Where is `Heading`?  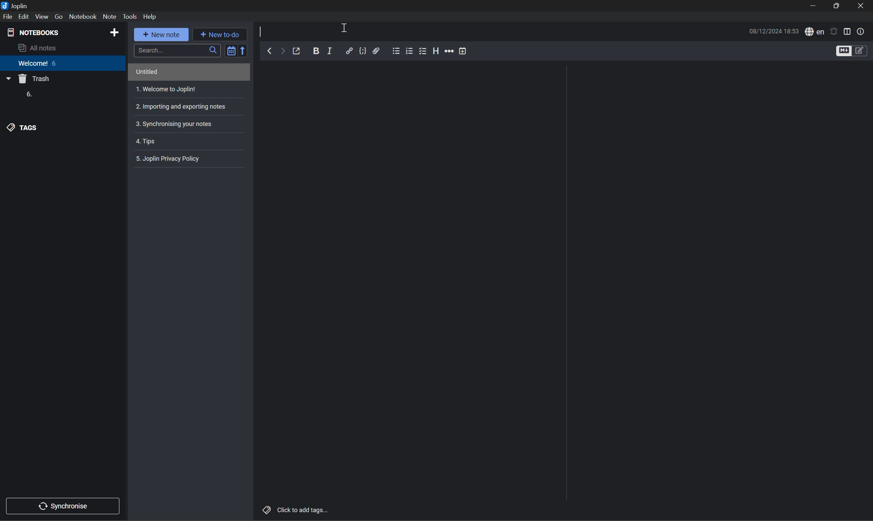
Heading is located at coordinates (436, 51).